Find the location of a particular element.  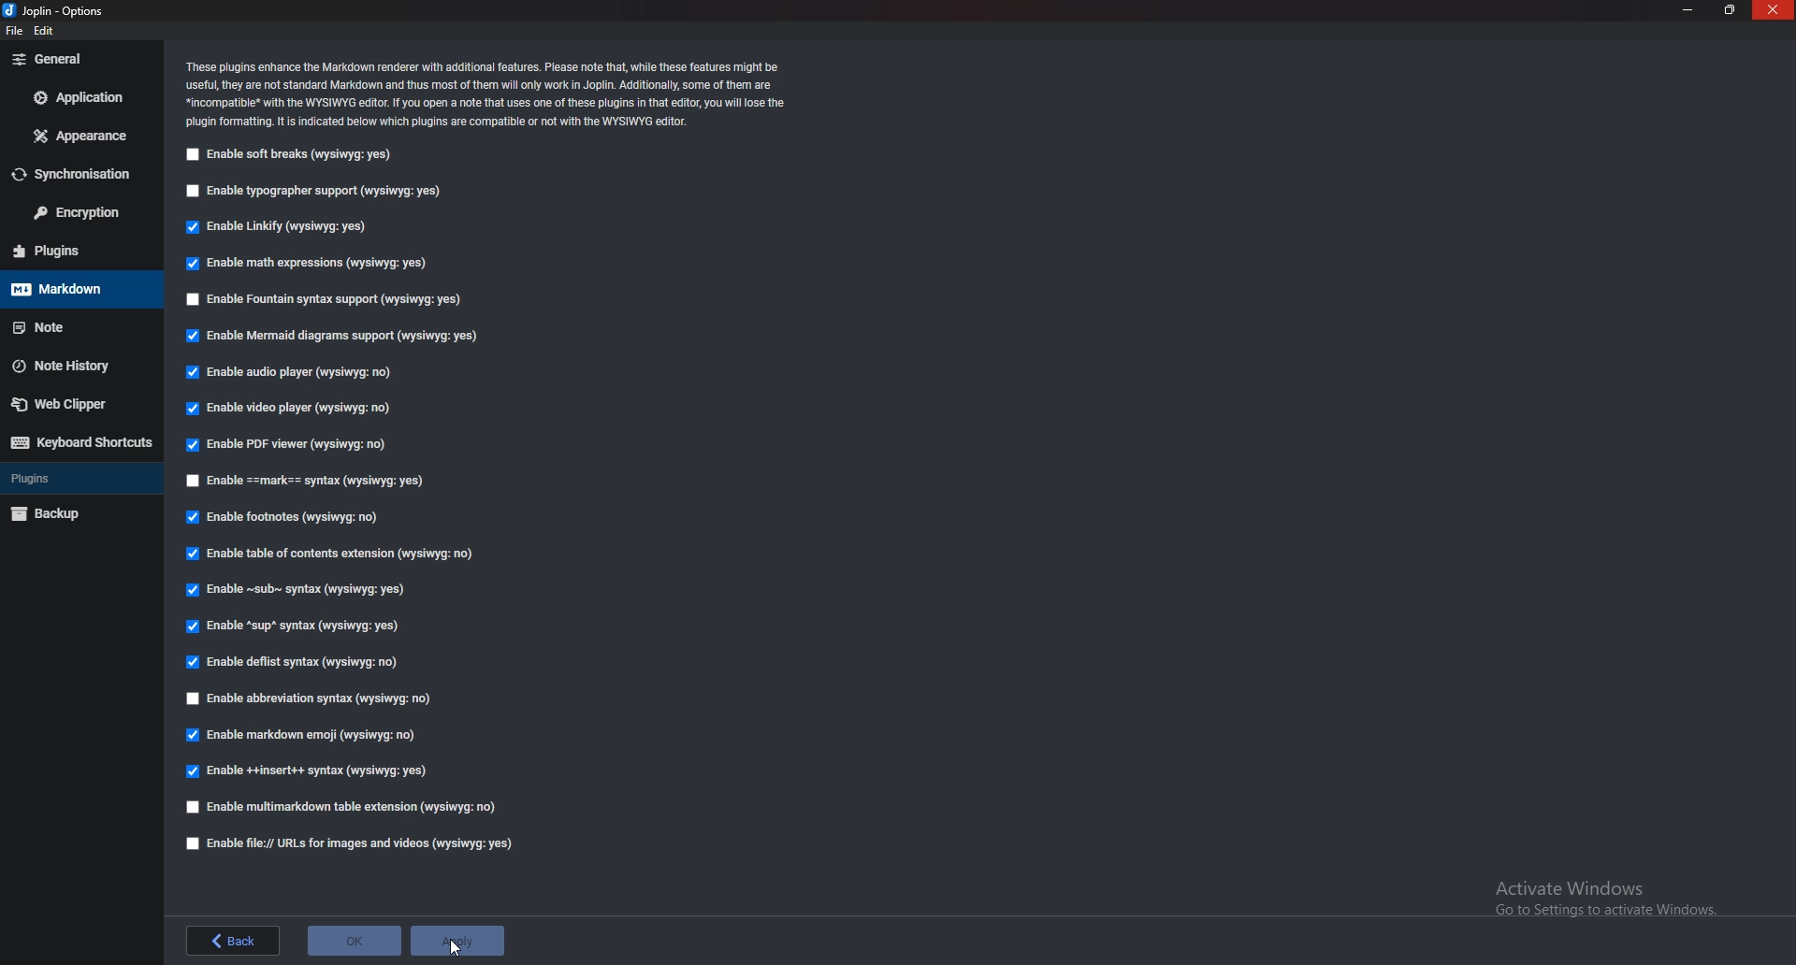

Enable fountain syntax support is located at coordinates (327, 298).